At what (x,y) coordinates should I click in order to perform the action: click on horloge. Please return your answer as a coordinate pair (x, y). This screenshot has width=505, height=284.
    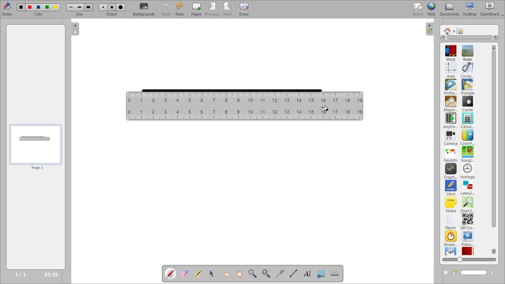
    Looking at the image, I should click on (468, 171).